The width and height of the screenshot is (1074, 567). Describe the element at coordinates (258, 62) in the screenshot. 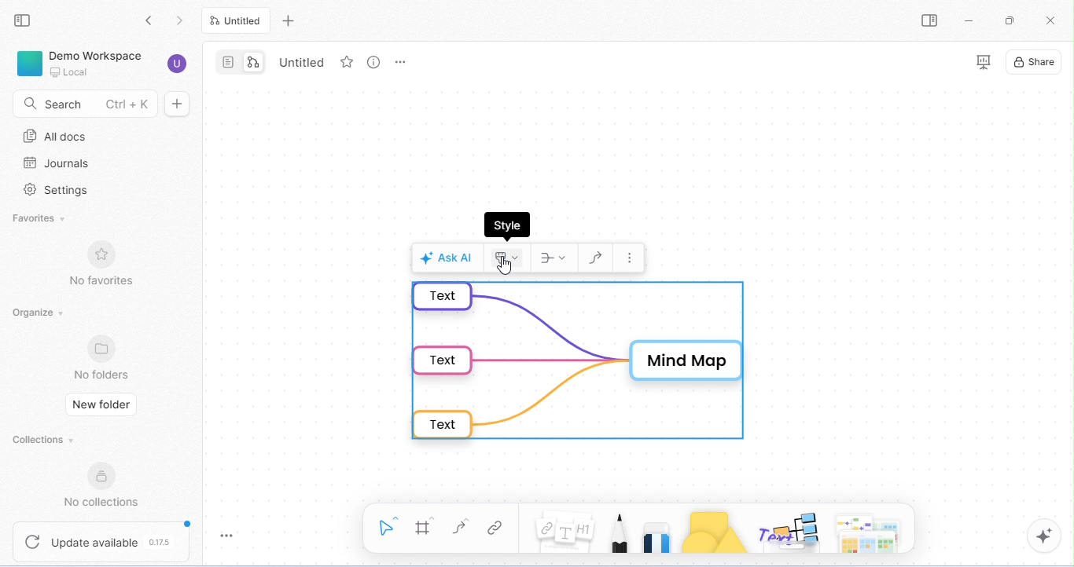

I see `edgeless` at that location.